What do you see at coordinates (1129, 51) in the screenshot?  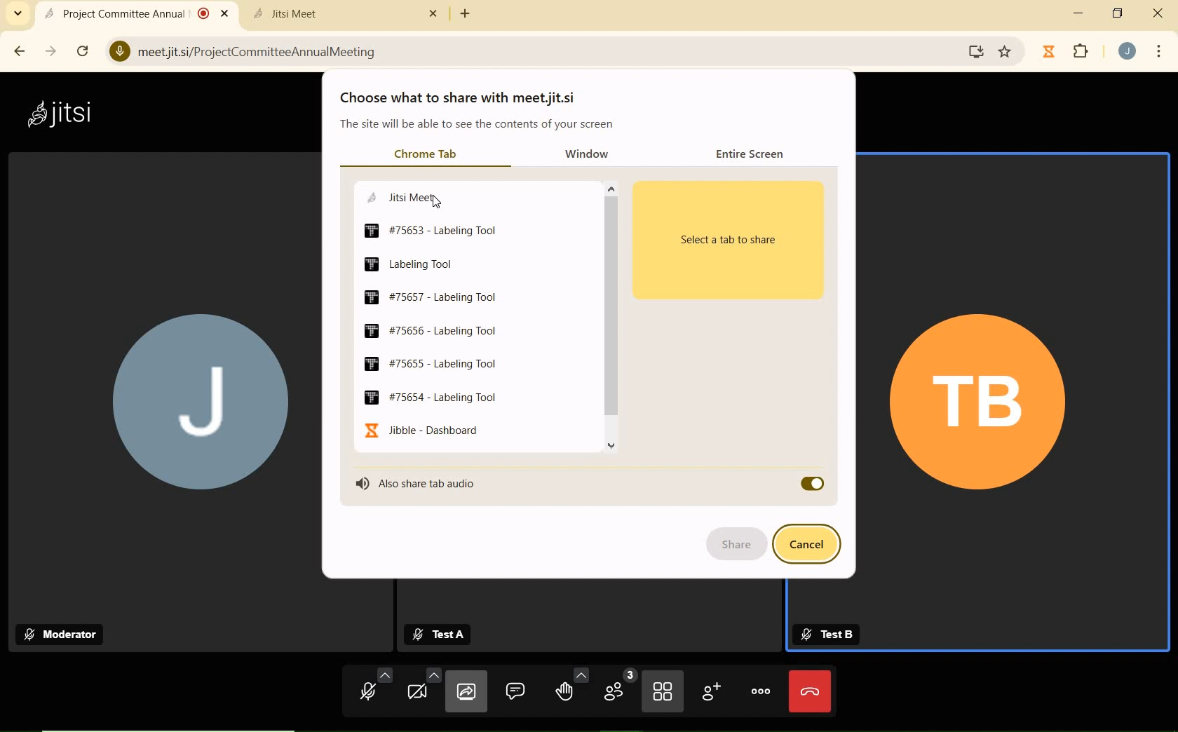 I see `account` at bounding box center [1129, 51].